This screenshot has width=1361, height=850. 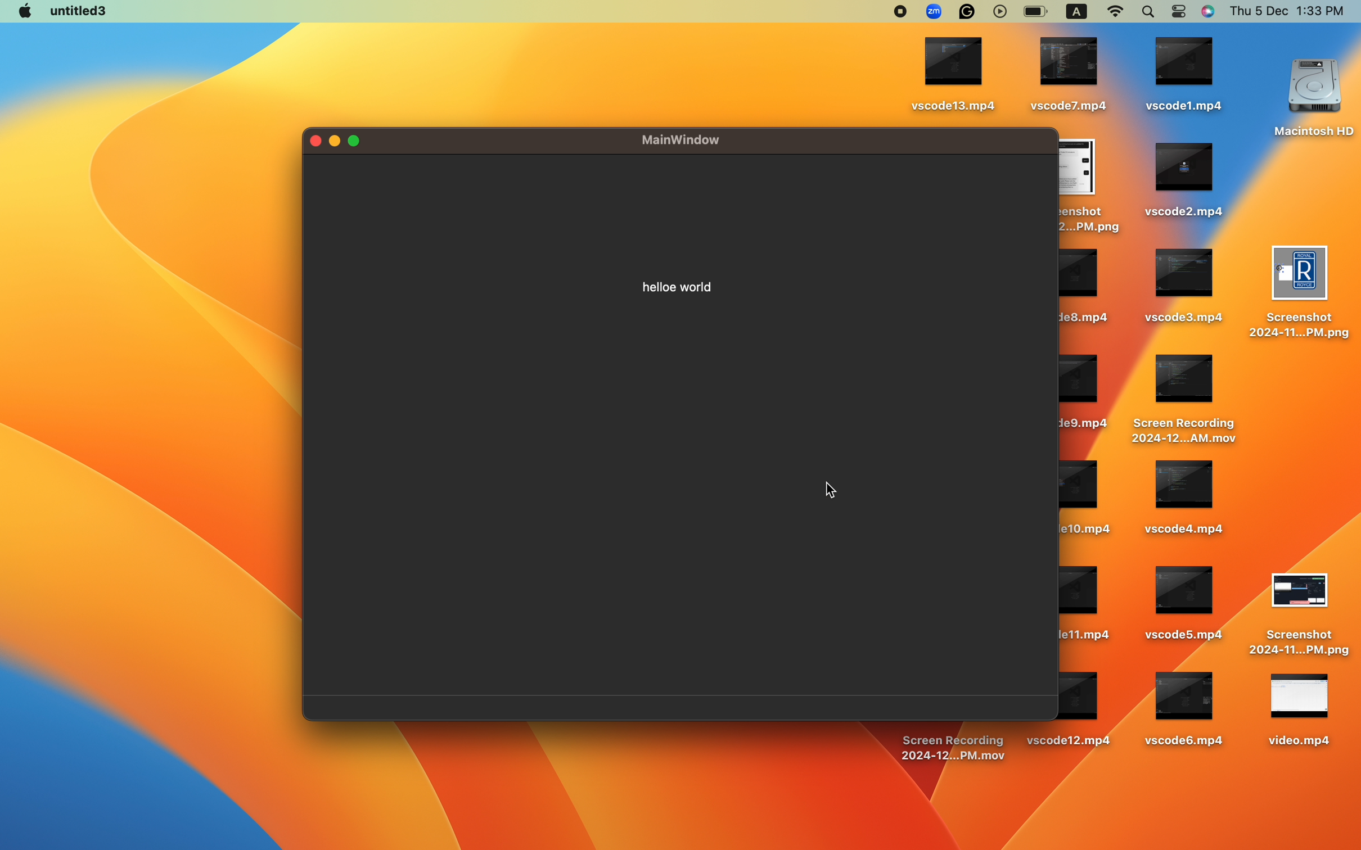 I want to click on created application, so click(x=679, y=444).